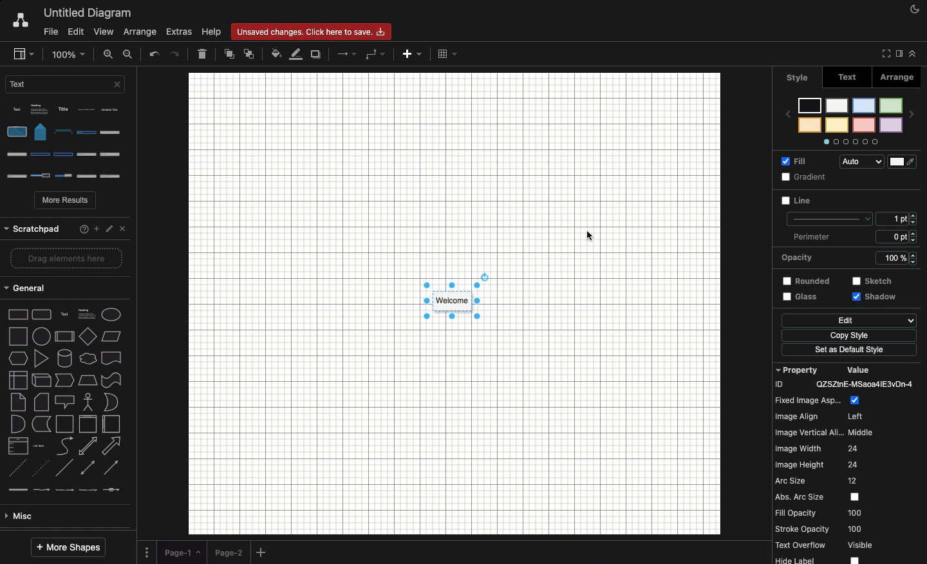 The height and width of the screenshot is (564, 927). I want to click on , so click(880, 281).